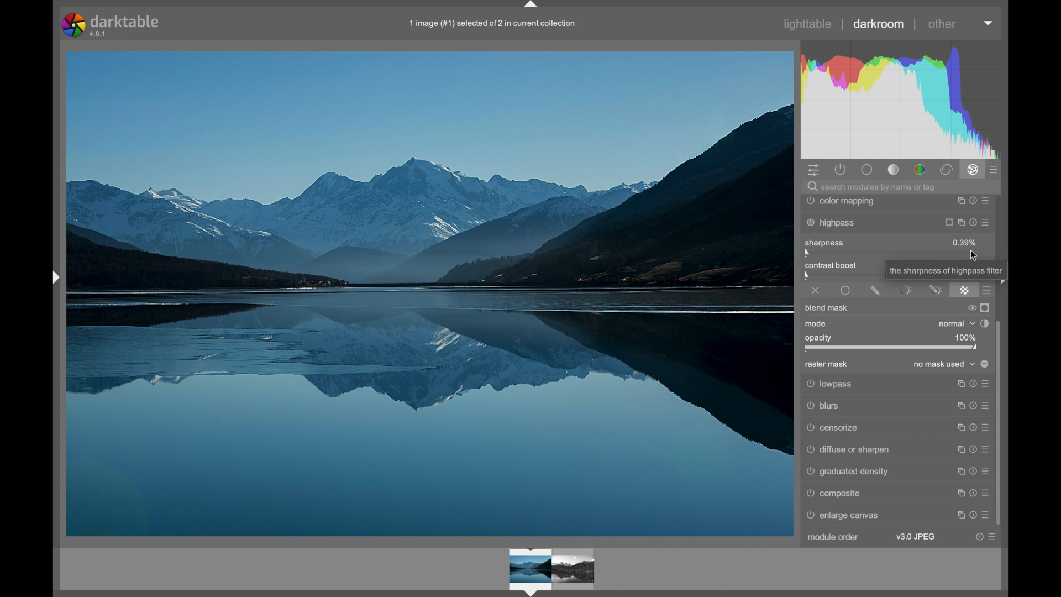 The height and width of the screenshot is (597, 1061). What do you see at coordinates (848, 472) in the screenshot?
I see `graduated density` at bounding box center [848, 472].